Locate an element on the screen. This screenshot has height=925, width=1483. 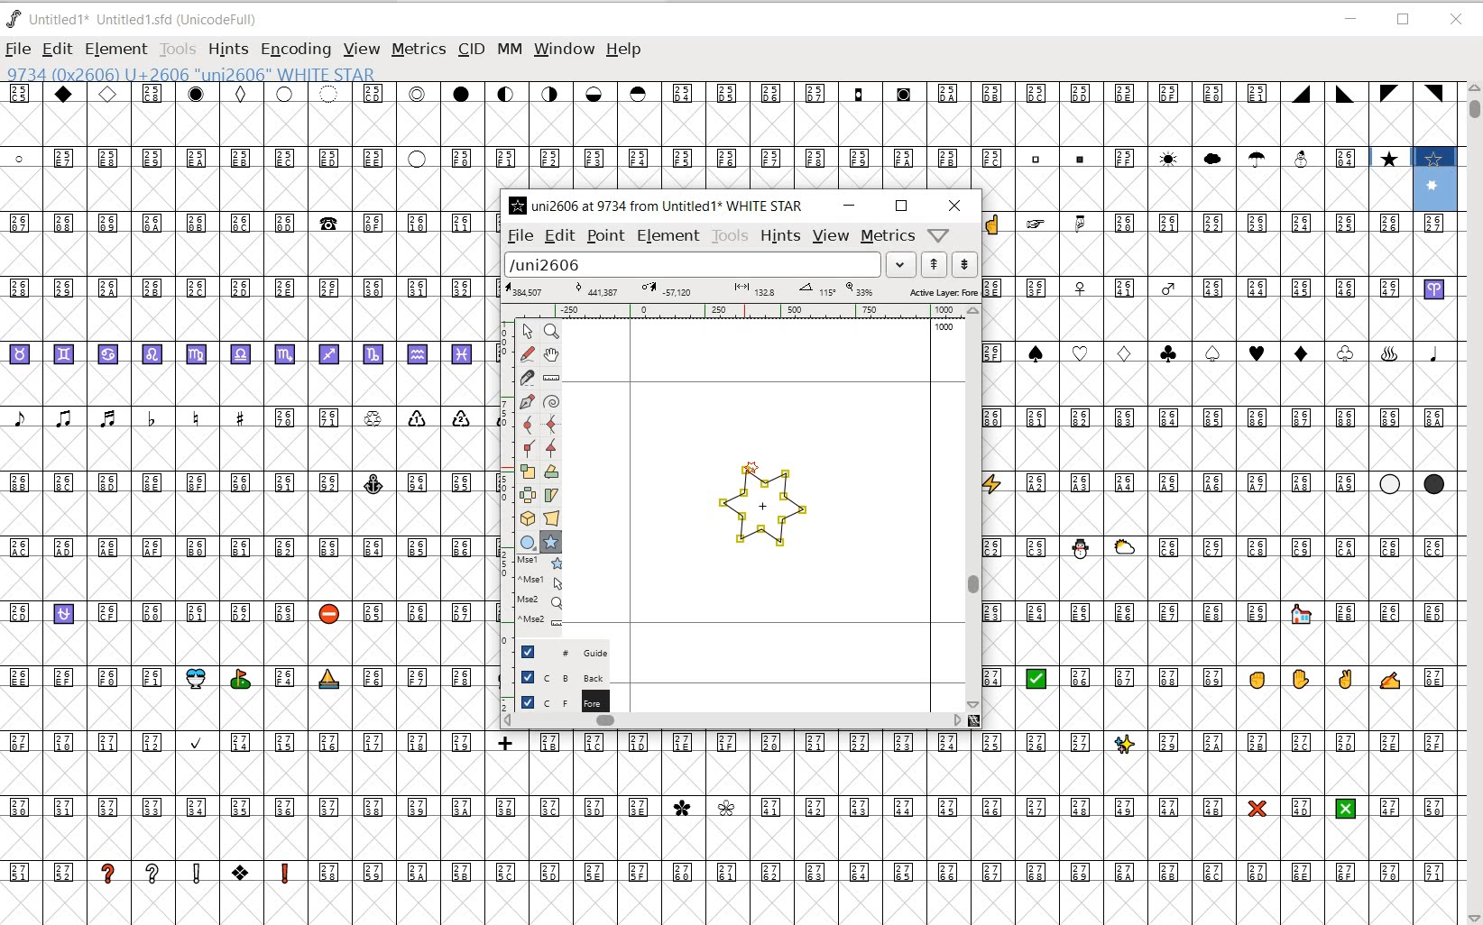
ROTATE THE SELECTION IN 3D is located at coordinates (530, 518).